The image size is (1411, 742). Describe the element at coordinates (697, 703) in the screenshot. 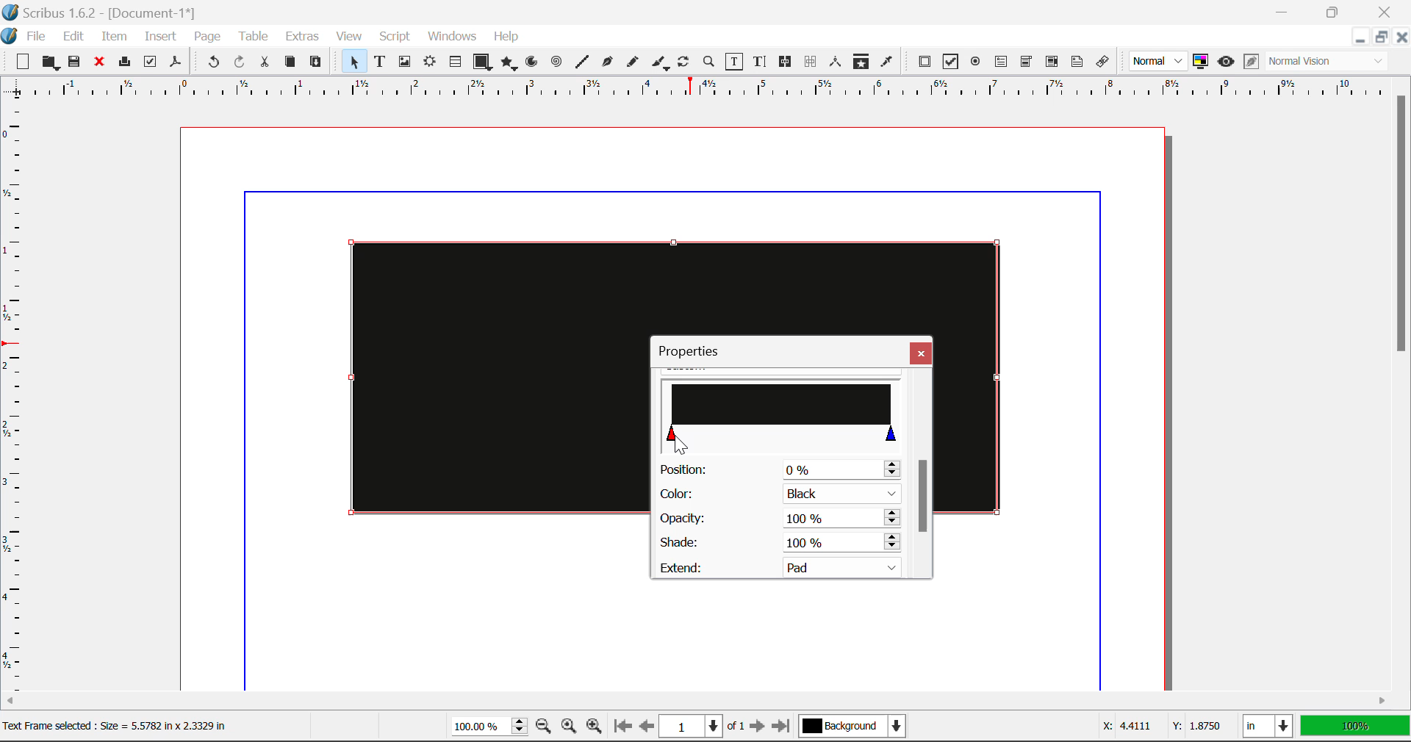

I see `Scroll Bar` at that location.